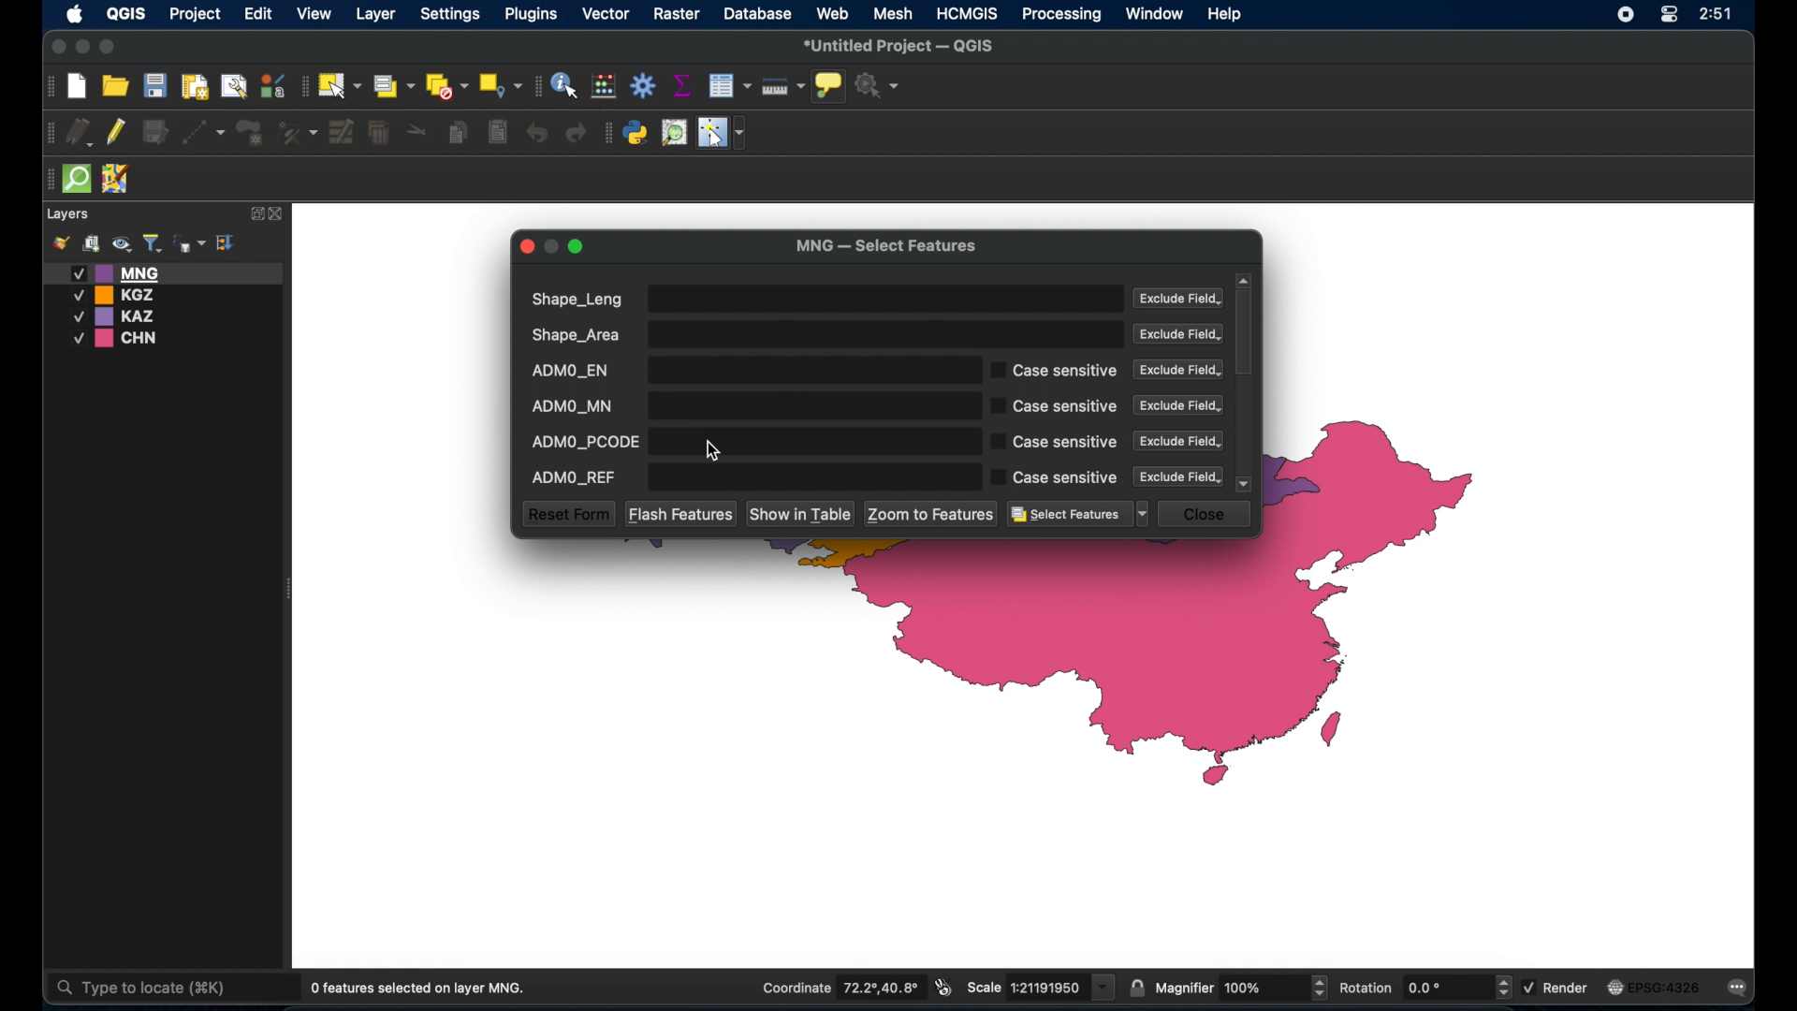 Image resolution: width=1797 pixels, height=1011 pixels. What do you see at coordinates (315, 14) in the screenshot?
I see `view` at bounding box center [315, 14].